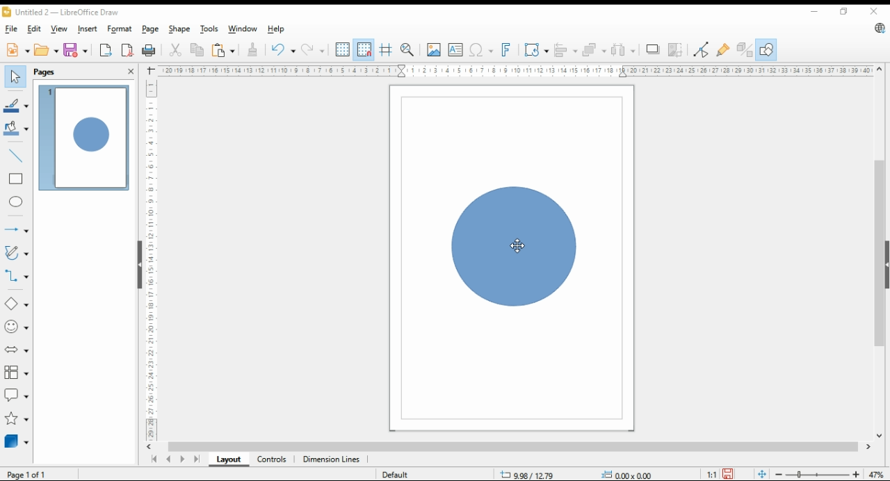 Image resolution: width=890 pixels, height=481 pixels. I want to click on show draw functions, so click(766, 50).